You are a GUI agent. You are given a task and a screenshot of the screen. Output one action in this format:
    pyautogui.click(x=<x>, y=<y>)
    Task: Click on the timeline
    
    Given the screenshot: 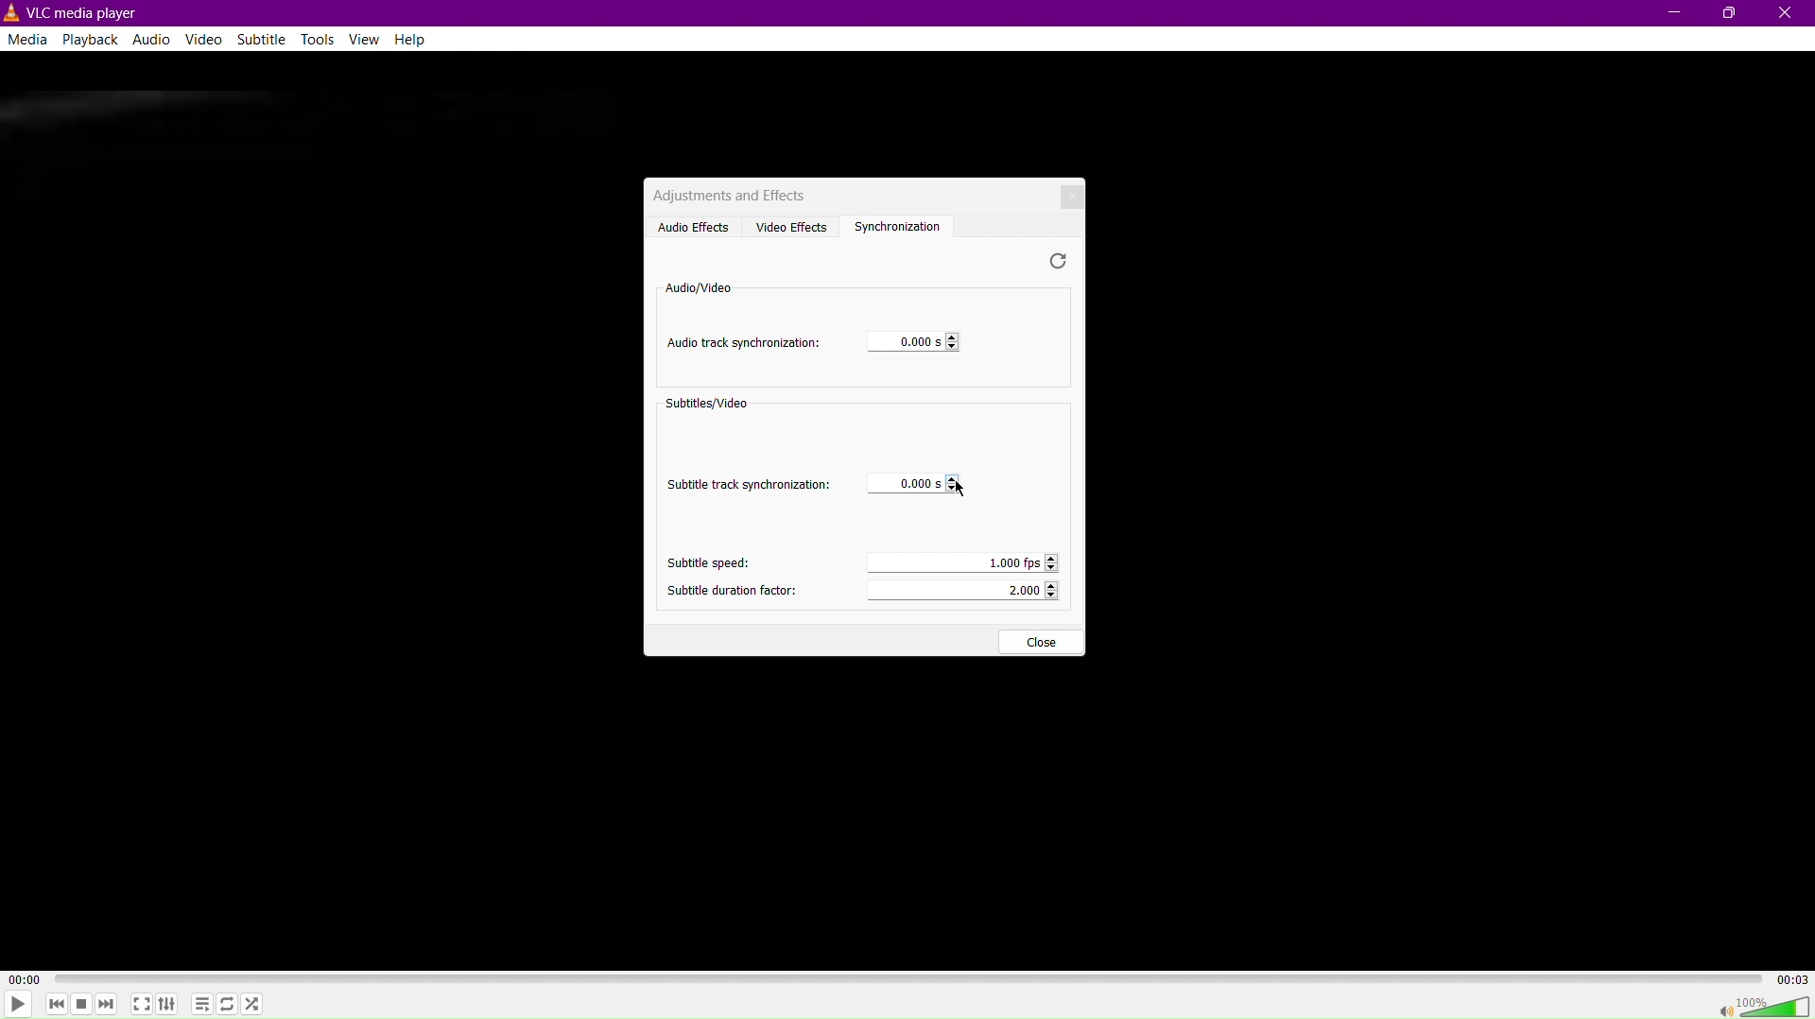 What is the action you would take?
    pyautogui.click(x=908, y=978)
    